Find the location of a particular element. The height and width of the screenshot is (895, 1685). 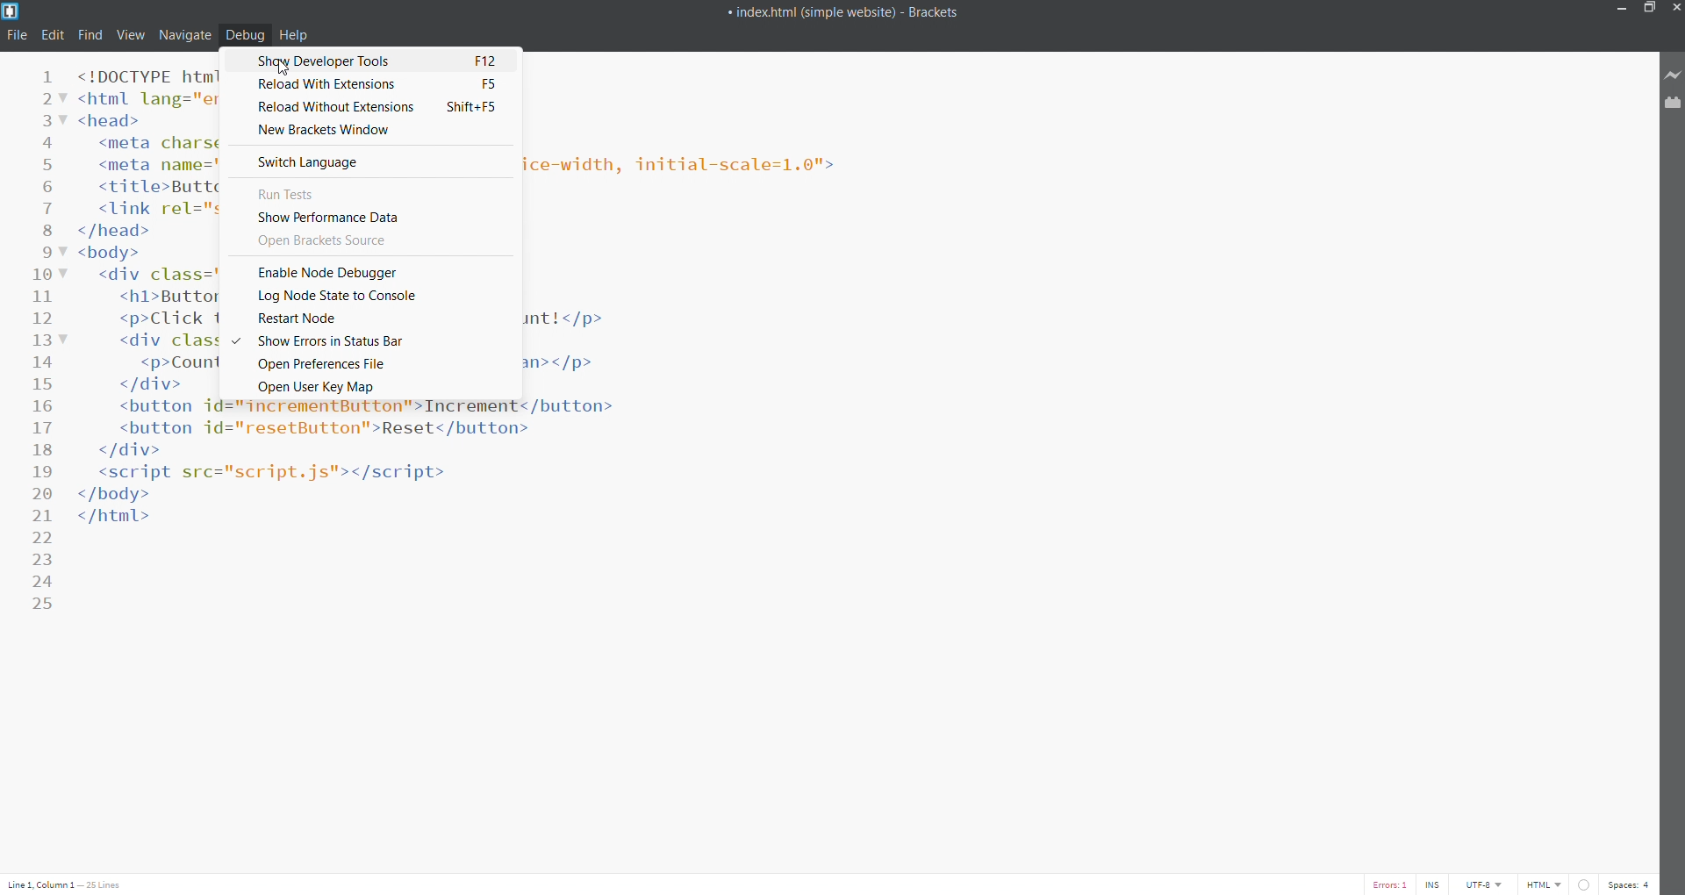

minimize is located at coordinates (1619, 11).